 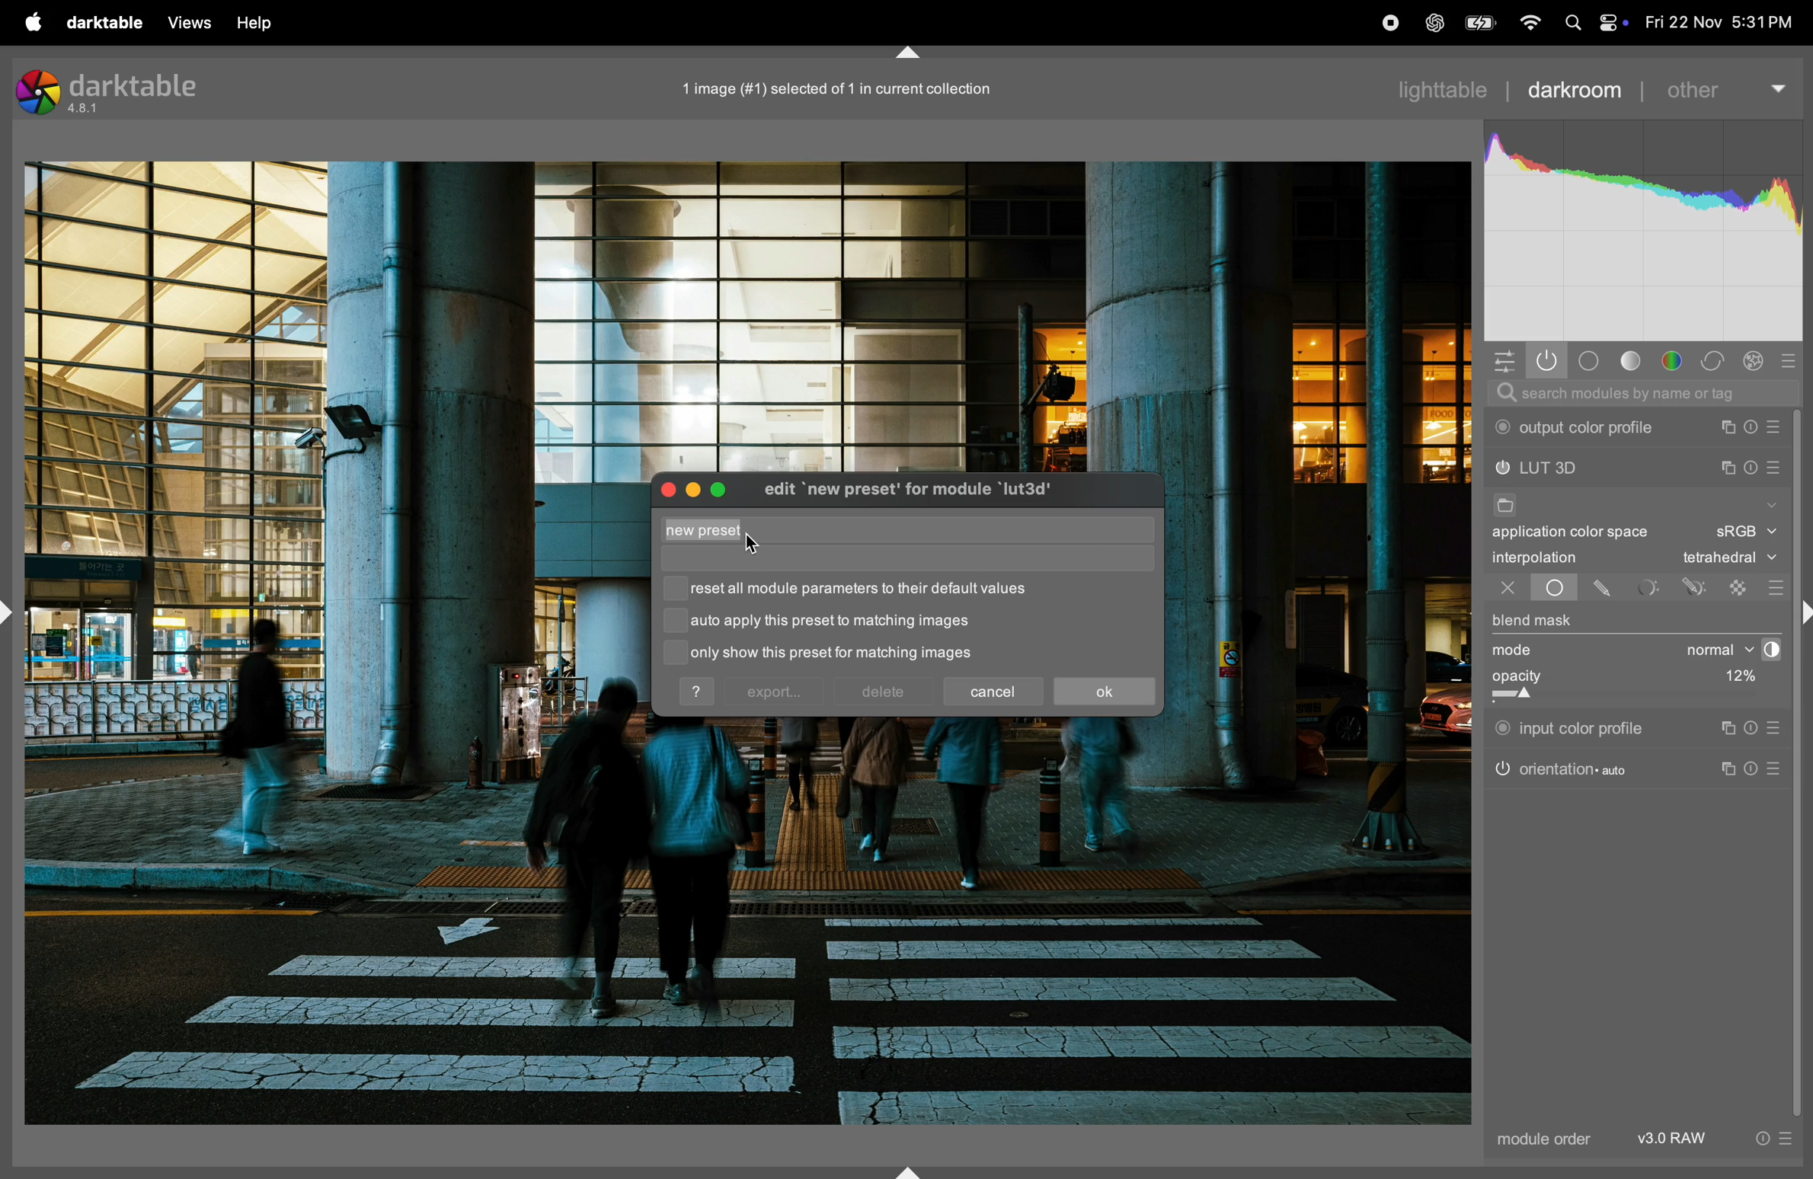 What do you see at coordinates (257, 22) in the screenshot?
I see `help` at bounding box center [257, 22].